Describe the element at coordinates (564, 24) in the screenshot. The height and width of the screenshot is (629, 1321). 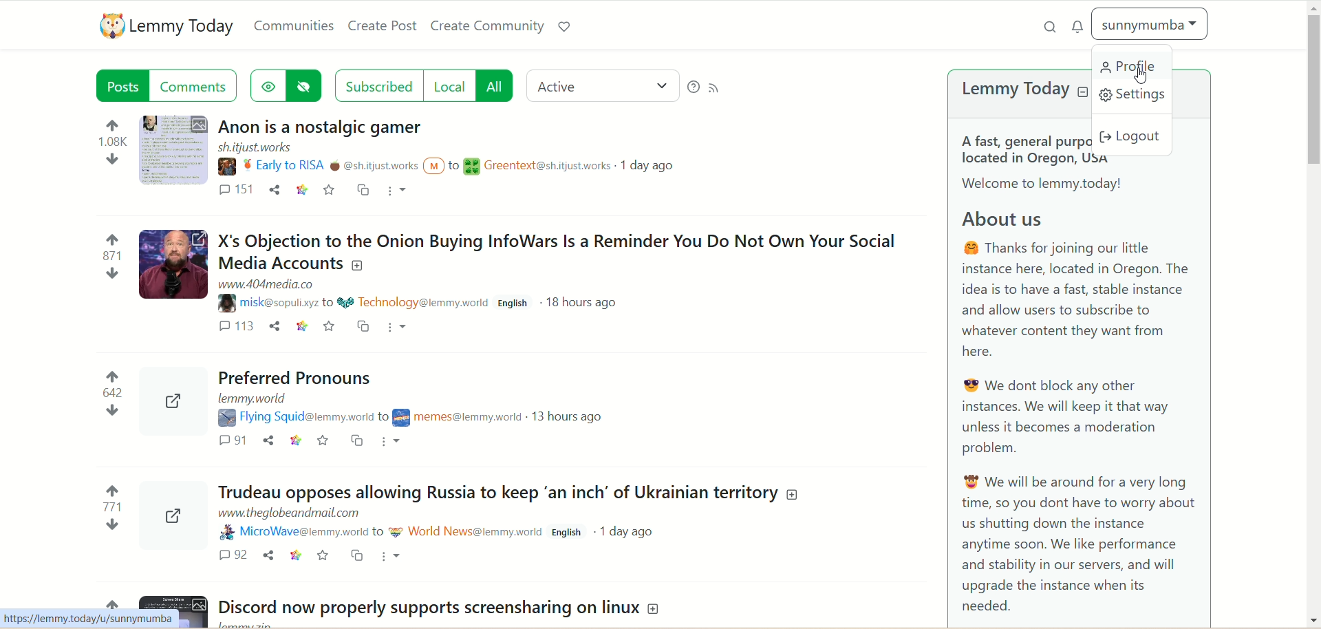
I see `support lemmy` at that location.